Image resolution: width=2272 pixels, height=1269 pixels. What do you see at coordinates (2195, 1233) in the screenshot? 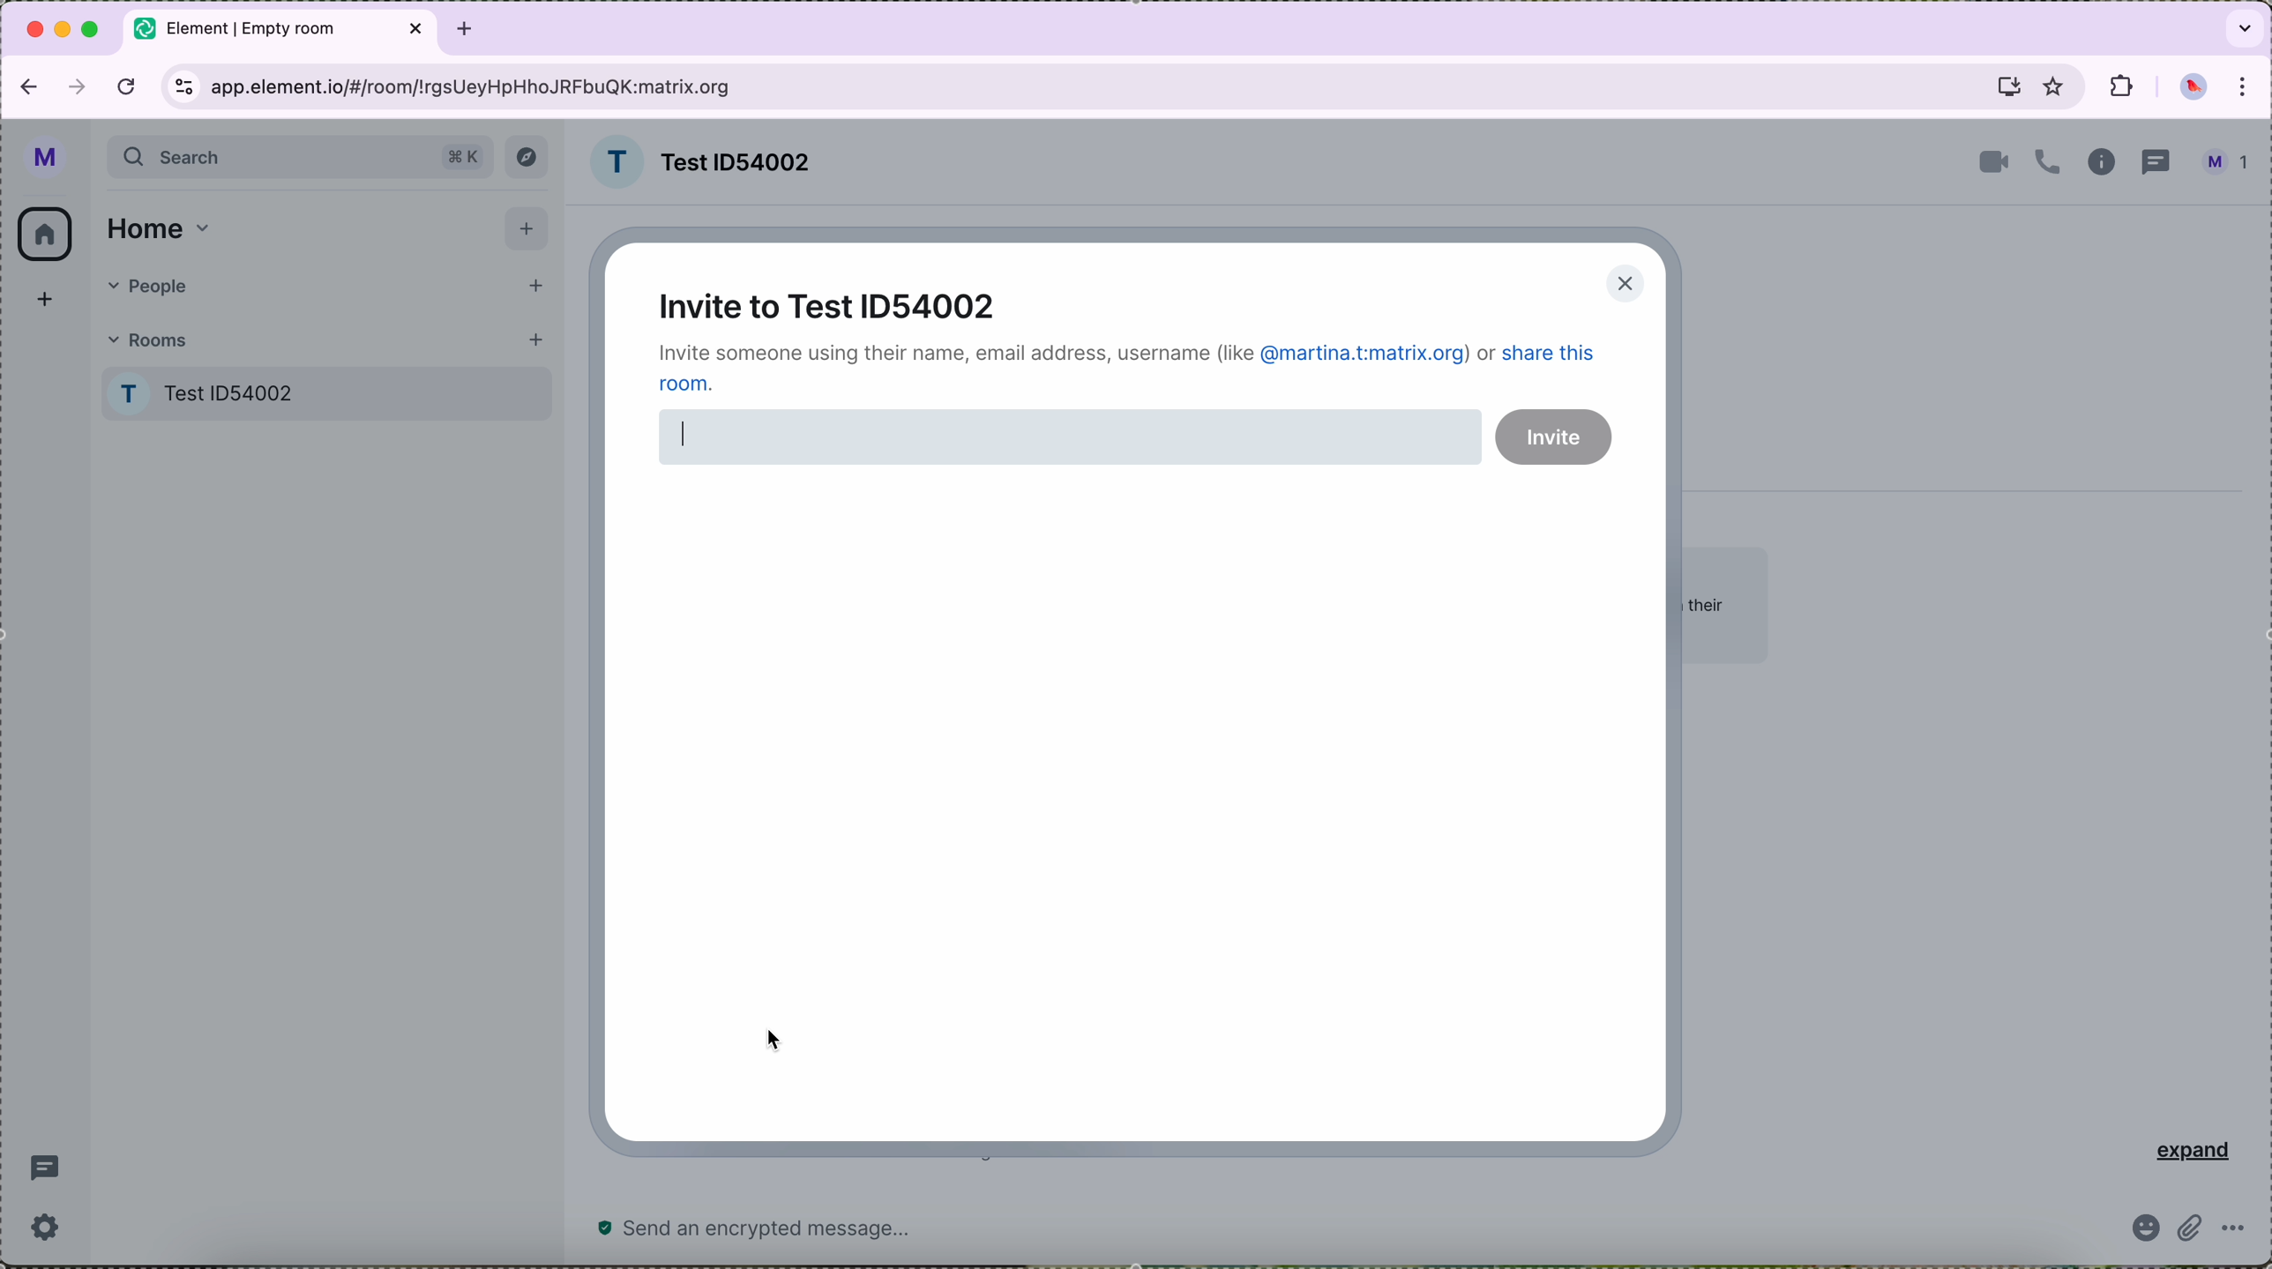
I see `attach file` at bounding box center [2195, 1233].